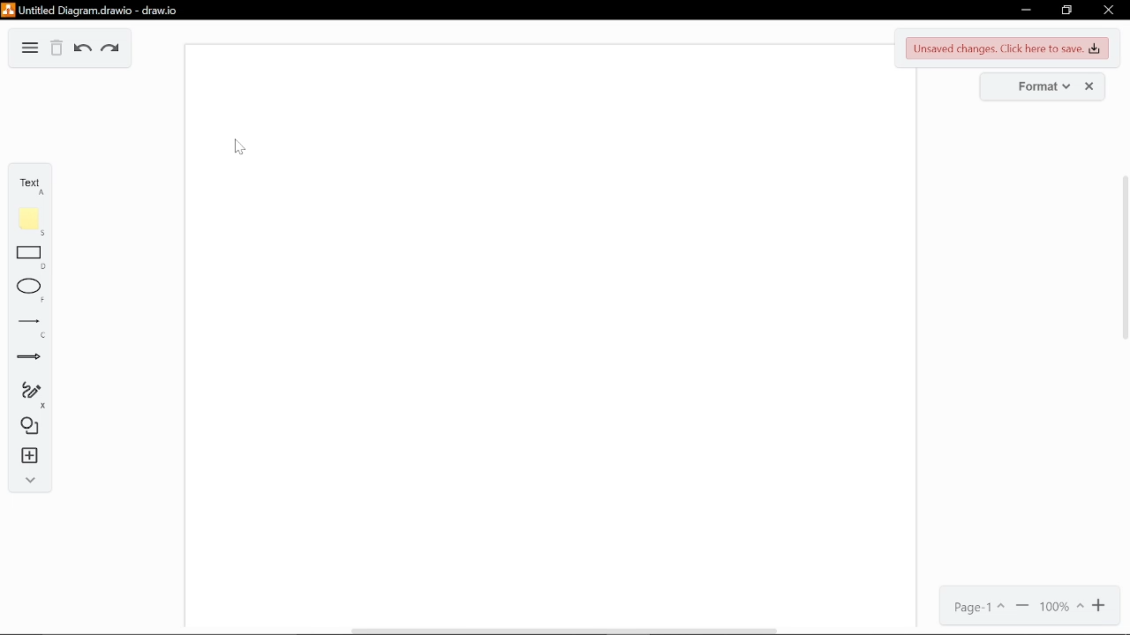 The width and height of the screenshot is (1130, 635). I want to click on current zoom, so click(1061, 608).